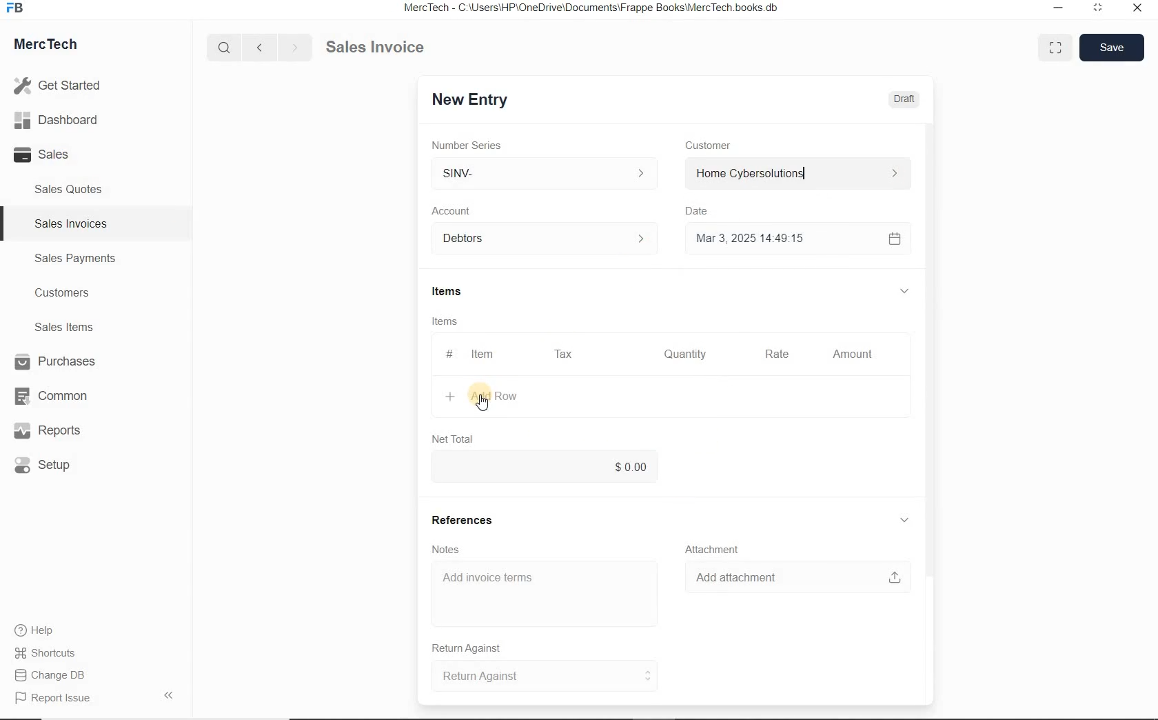 The width and height of the screenshot is (1158, 720). I want to click on Items, so click(454, 292).